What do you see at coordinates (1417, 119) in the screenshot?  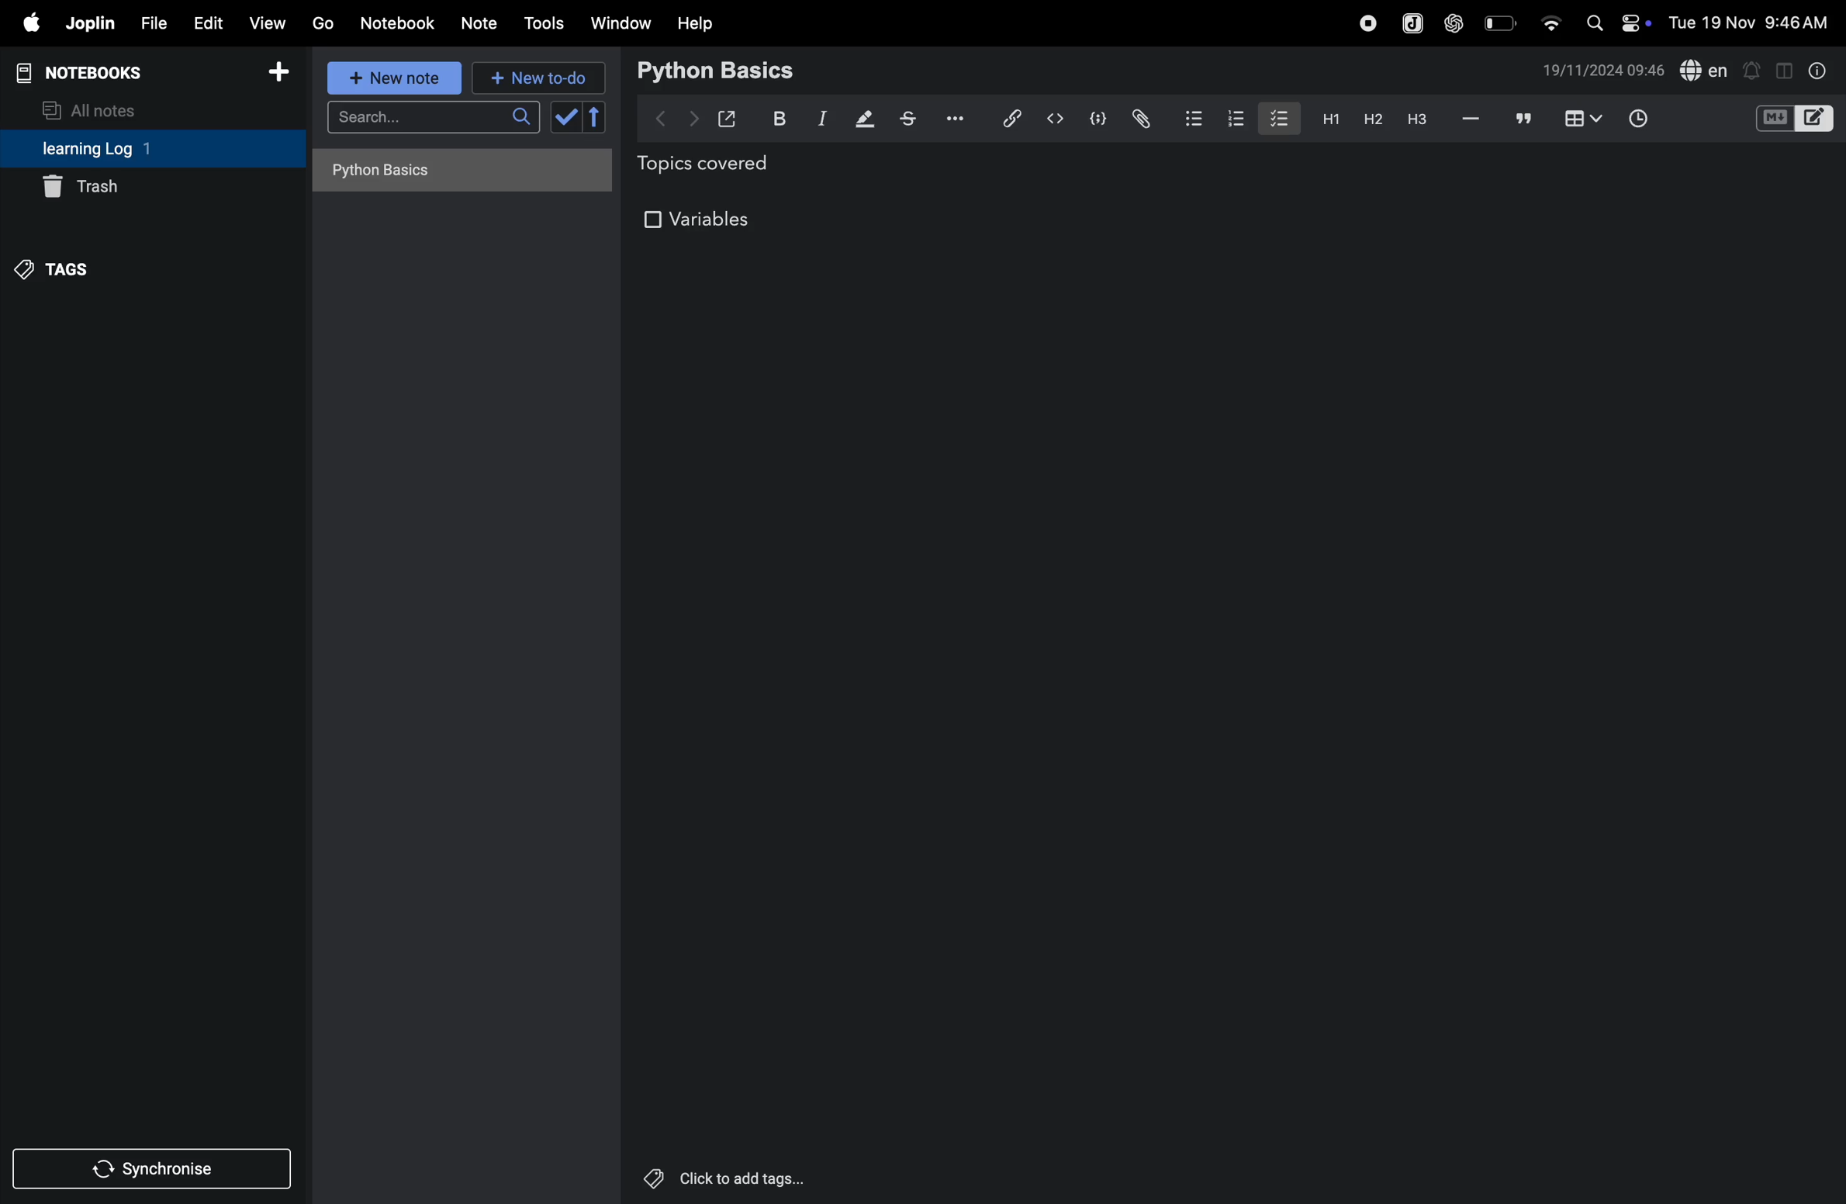 I see `heading 3` at bounding box center [1417, 119].